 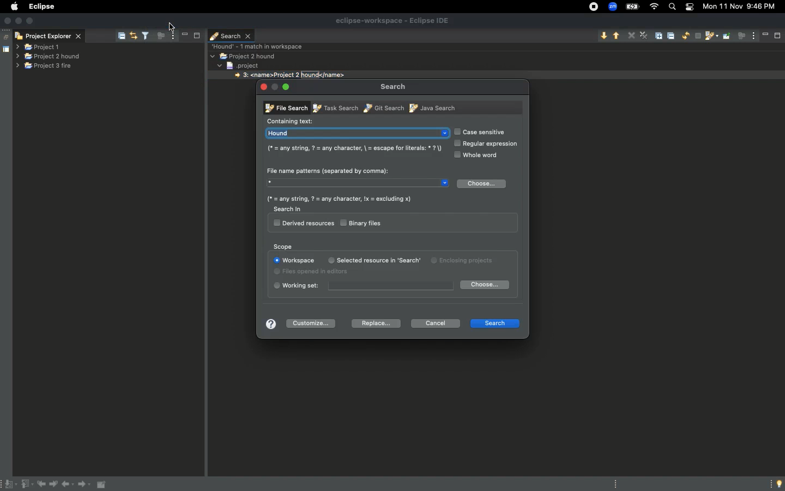 I want to click on focus on active task, so click(x=159, y=35).